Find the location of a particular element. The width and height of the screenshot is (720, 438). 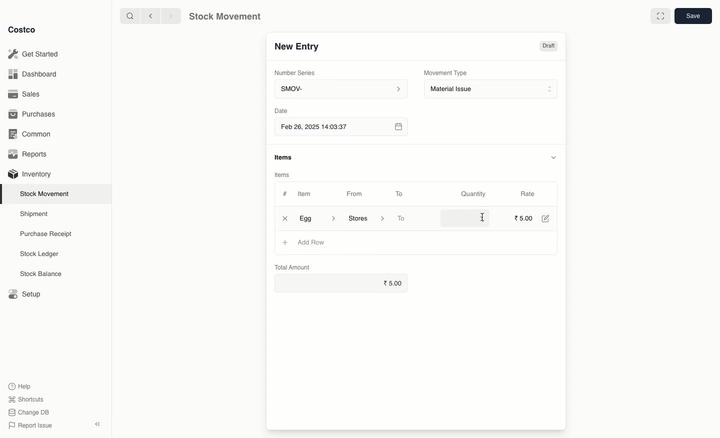

SMOV- is located at coordinates (341, 88).